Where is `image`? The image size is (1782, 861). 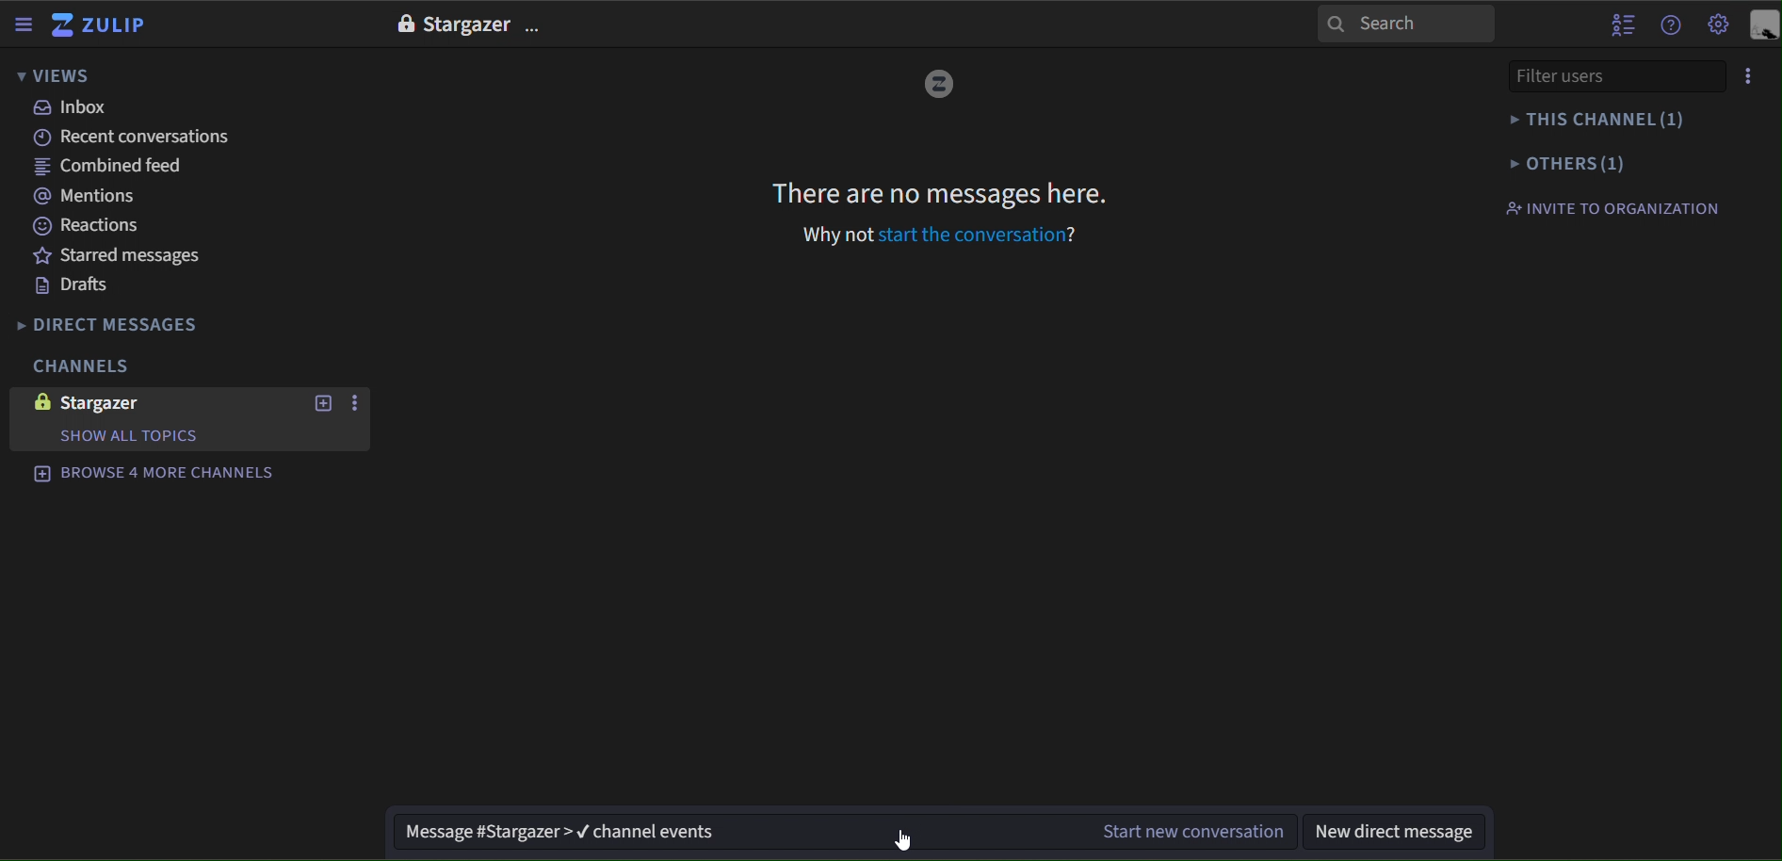
image is located at coordinates (38, 401).